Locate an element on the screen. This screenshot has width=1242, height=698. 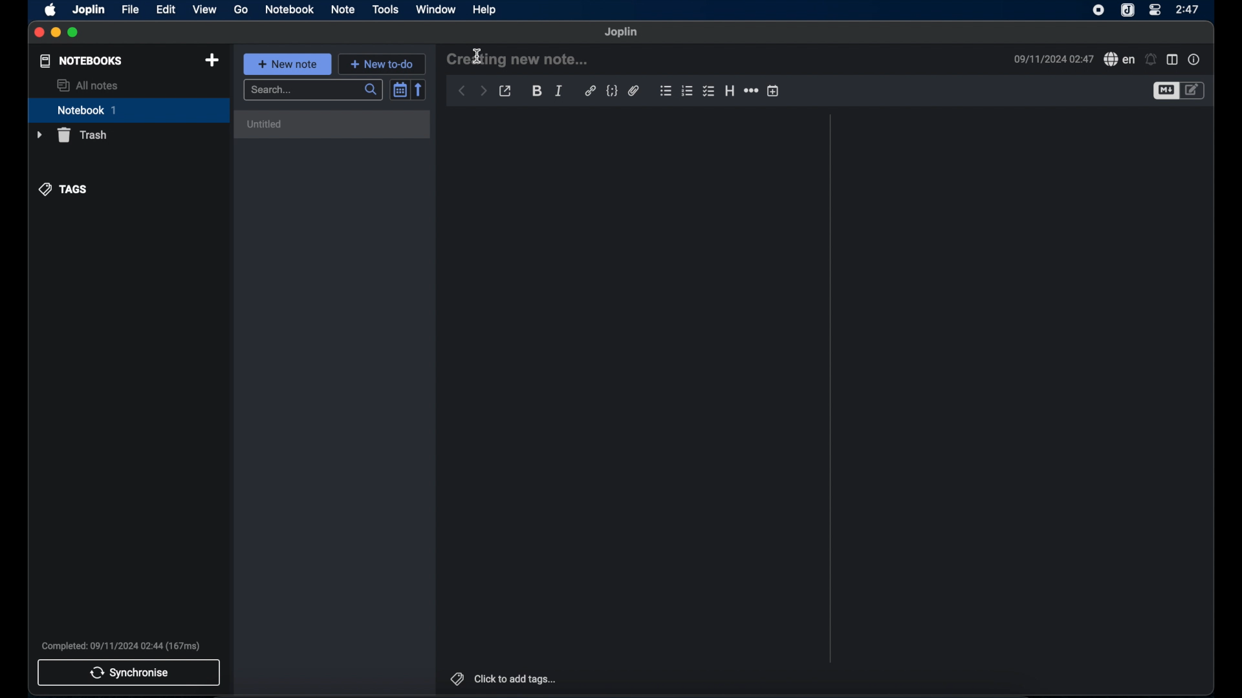
joplin is located at coordinates (89, 10).